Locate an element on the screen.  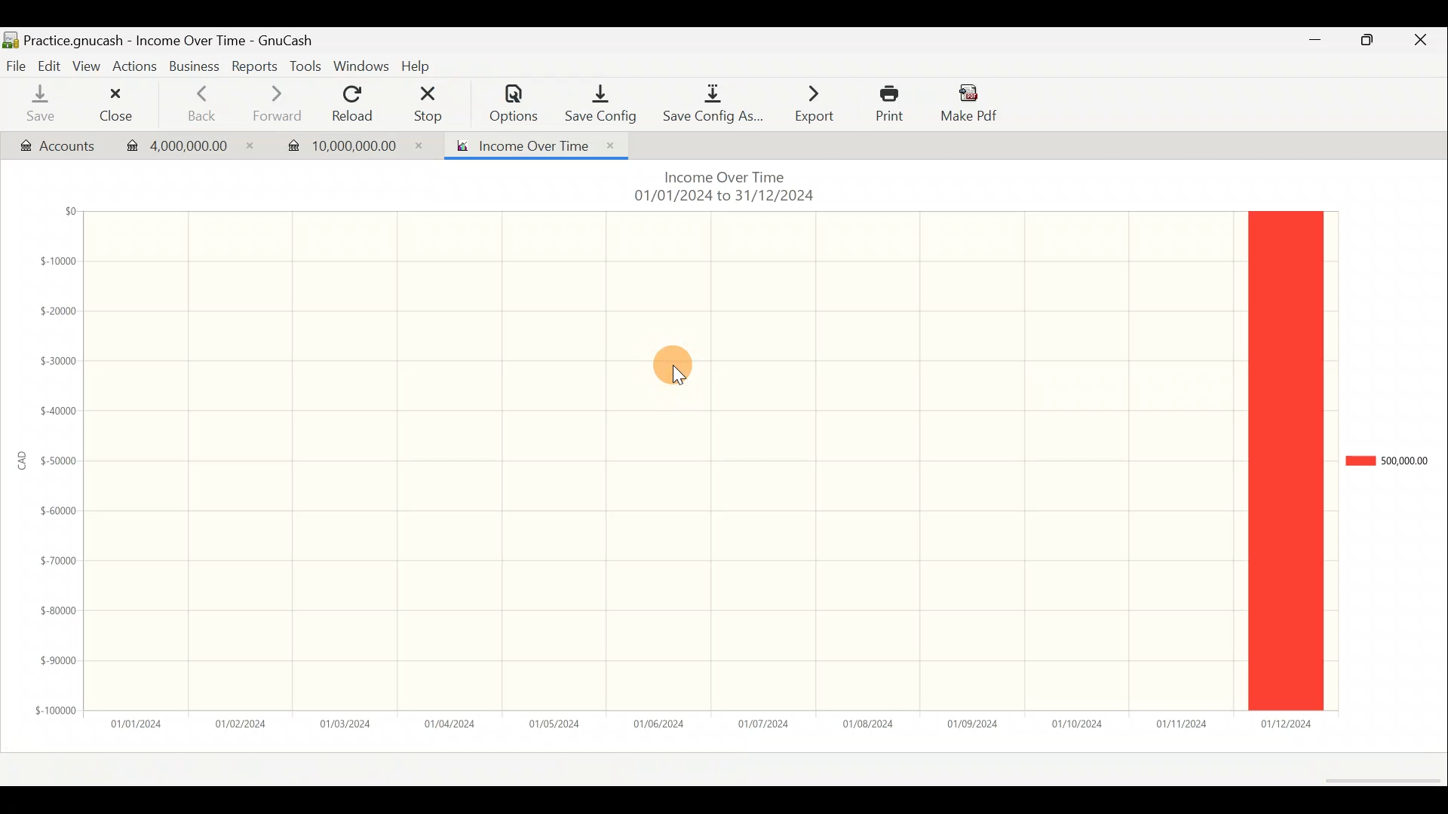
Minimize is located at coordinates (1311, 41).